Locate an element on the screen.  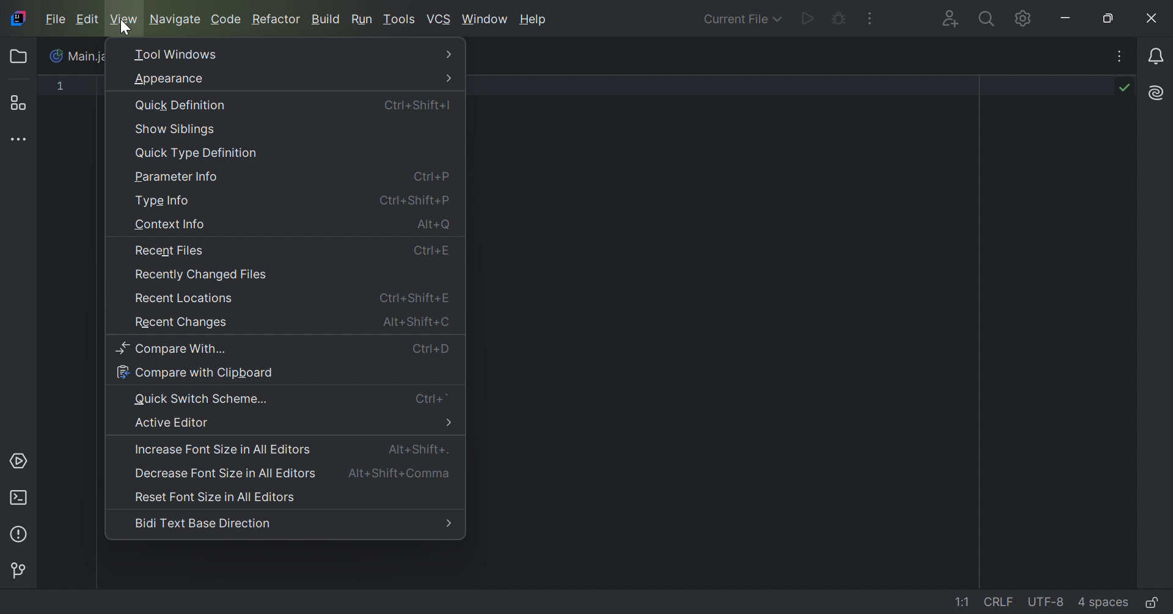
Project is located at coordinates (21, 57).